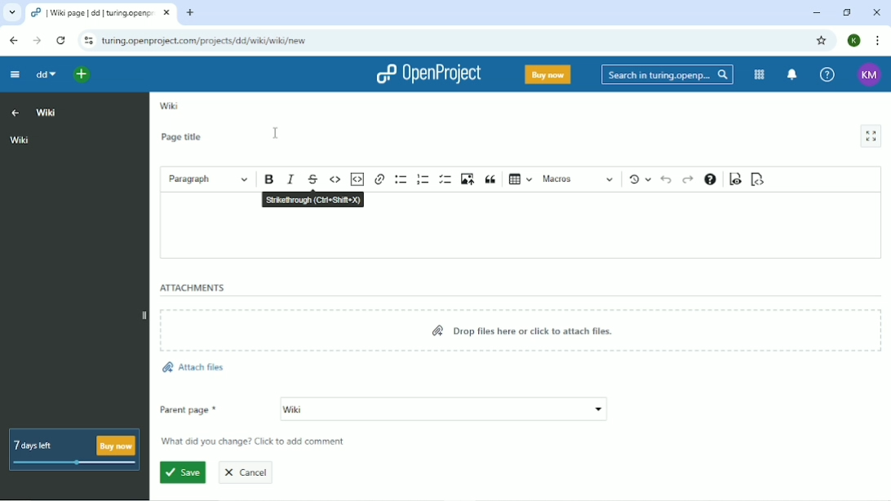 The image size is (891, 501). Describe the element at coordinates (668, 74) in the screenshot. I see `Search` at that location.